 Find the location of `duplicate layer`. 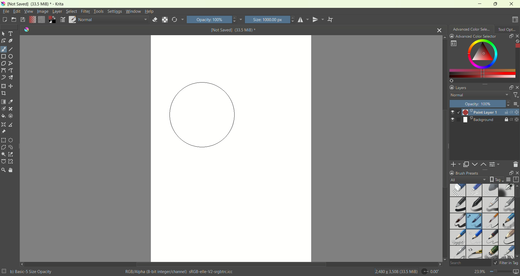

duplicate layer is located at coordinates (467, 164).